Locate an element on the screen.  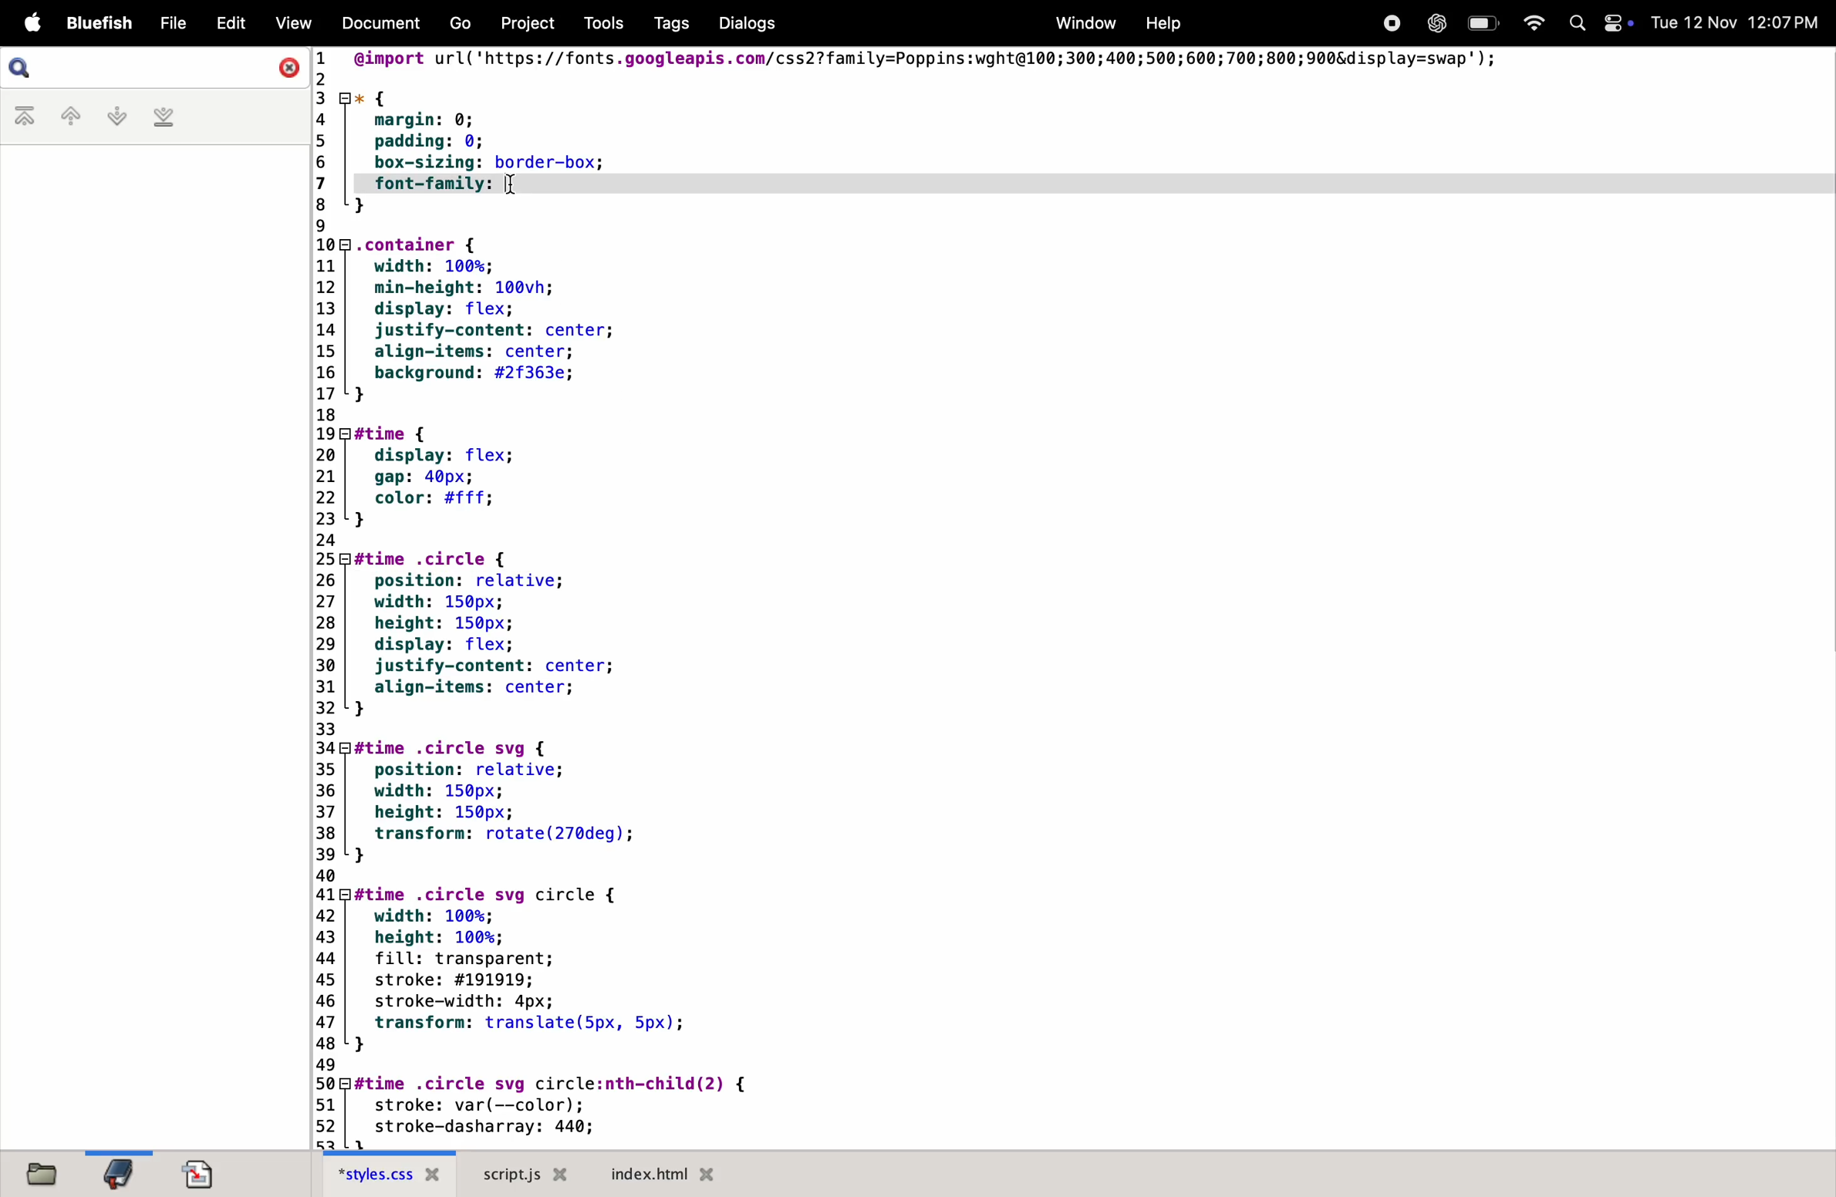
open bookmark is located at coordinates (120, 1173).